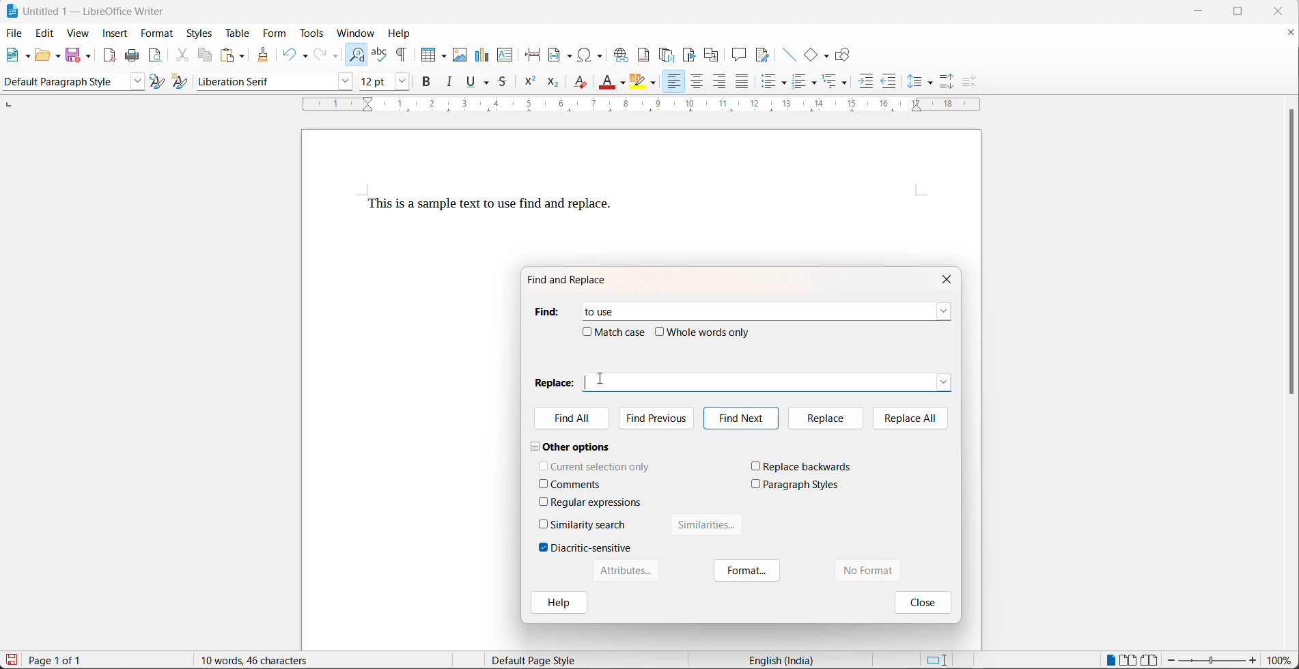 This screenshot has height=669, width=1299. What do you see at coordinates (561, 55) in the screenshot?
I see `insert field` at bounding box center [561, 55].